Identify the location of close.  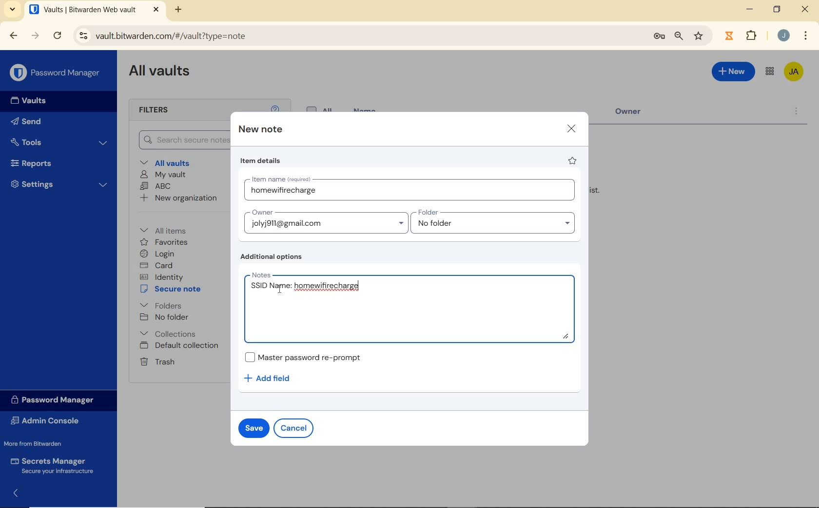
(805, 9).